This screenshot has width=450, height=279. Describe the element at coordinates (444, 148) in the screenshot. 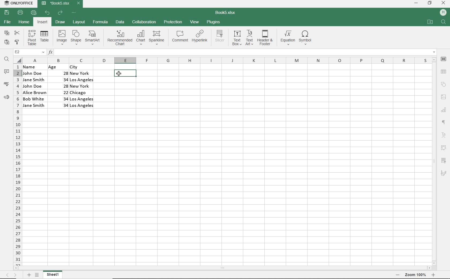

I see `PIVOT TABLE` at that location.